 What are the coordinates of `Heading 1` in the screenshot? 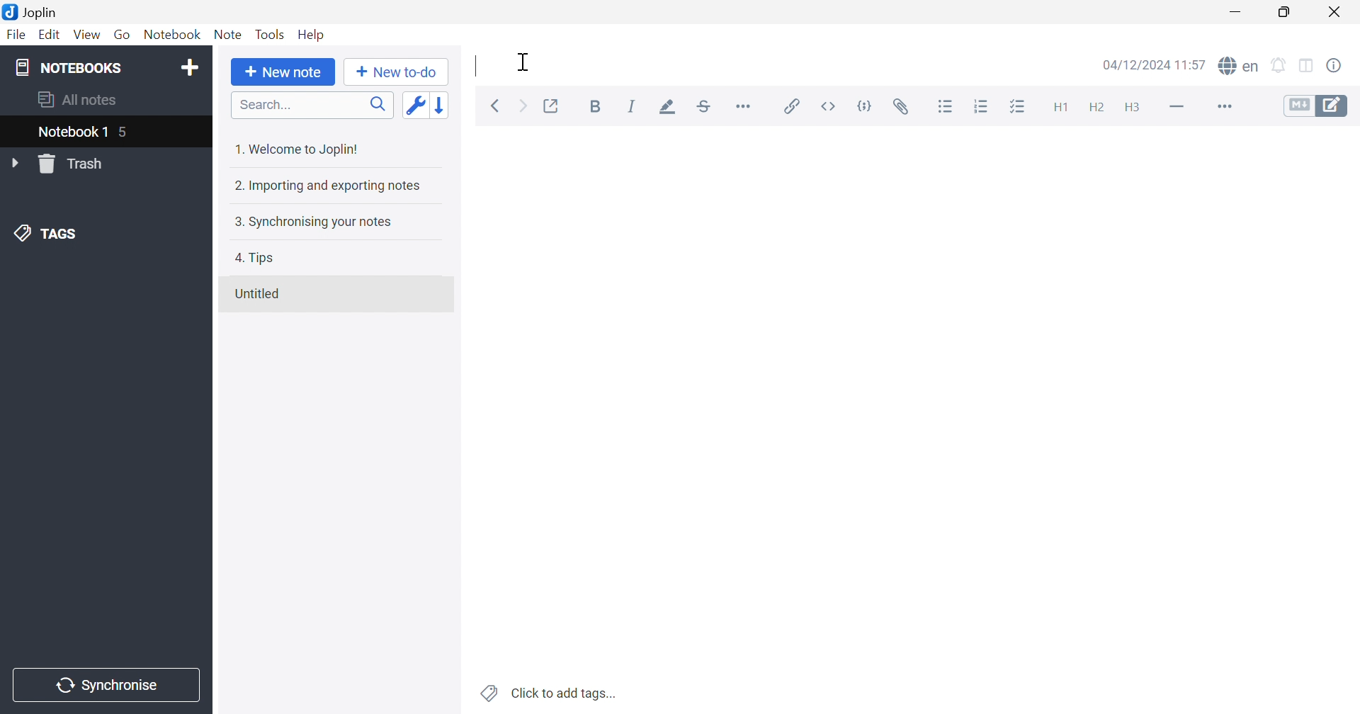 It's located at (1063, 107).